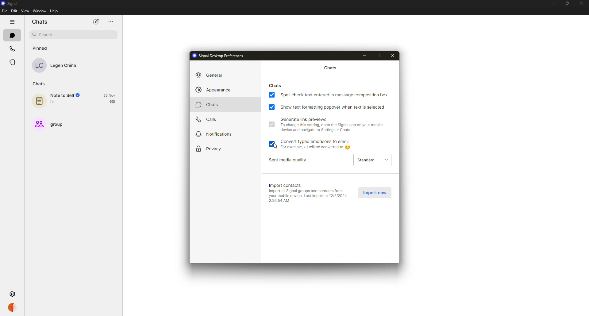  What do you see at coordinates (273, 107) in the screenshot?
I see `enabled` at bounding box center [273, 107].